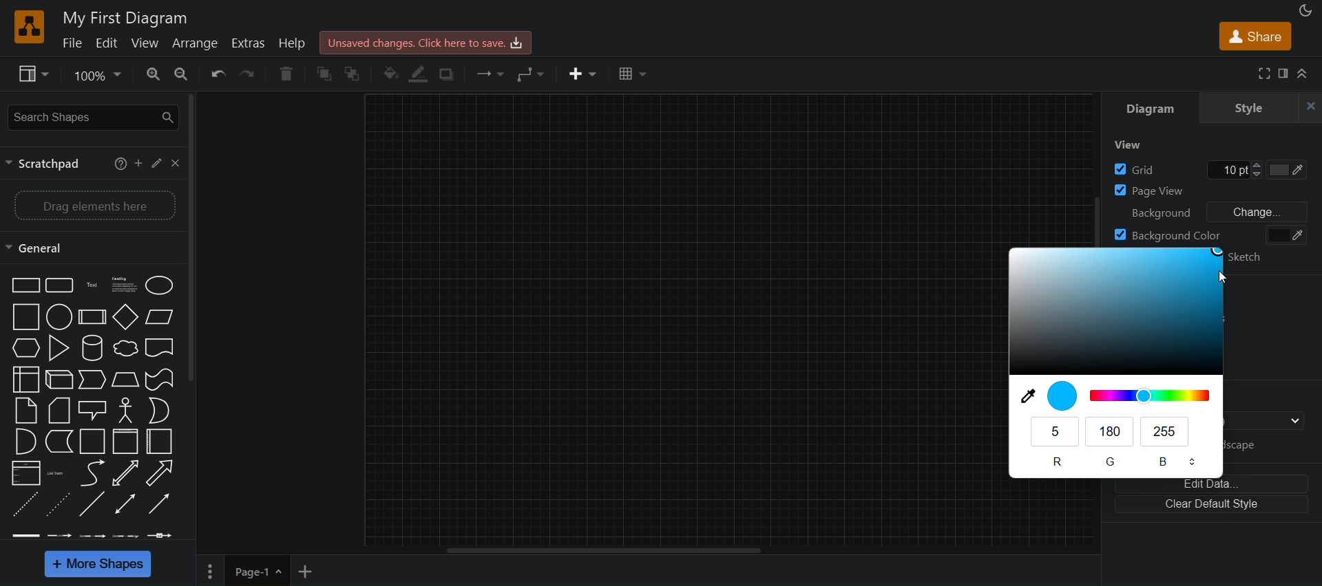 This screenshot has height=586, width=1322. I want to click on zoom in, so click(147, 74).